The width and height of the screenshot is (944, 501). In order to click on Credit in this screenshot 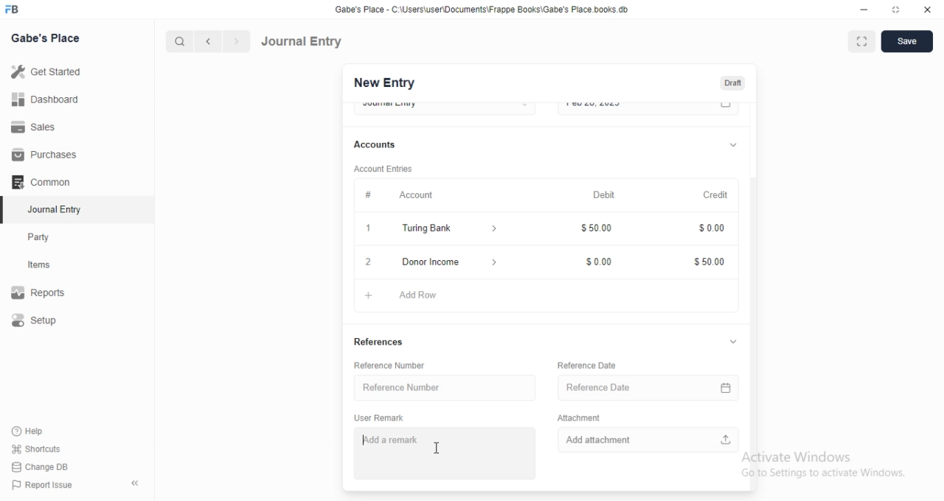, I will do `click(717, 195)`.